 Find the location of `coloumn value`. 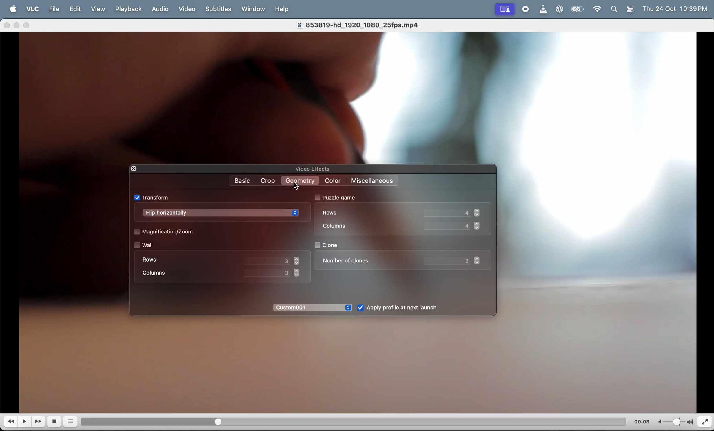

coloumn value is located at coordinates (455, 225).